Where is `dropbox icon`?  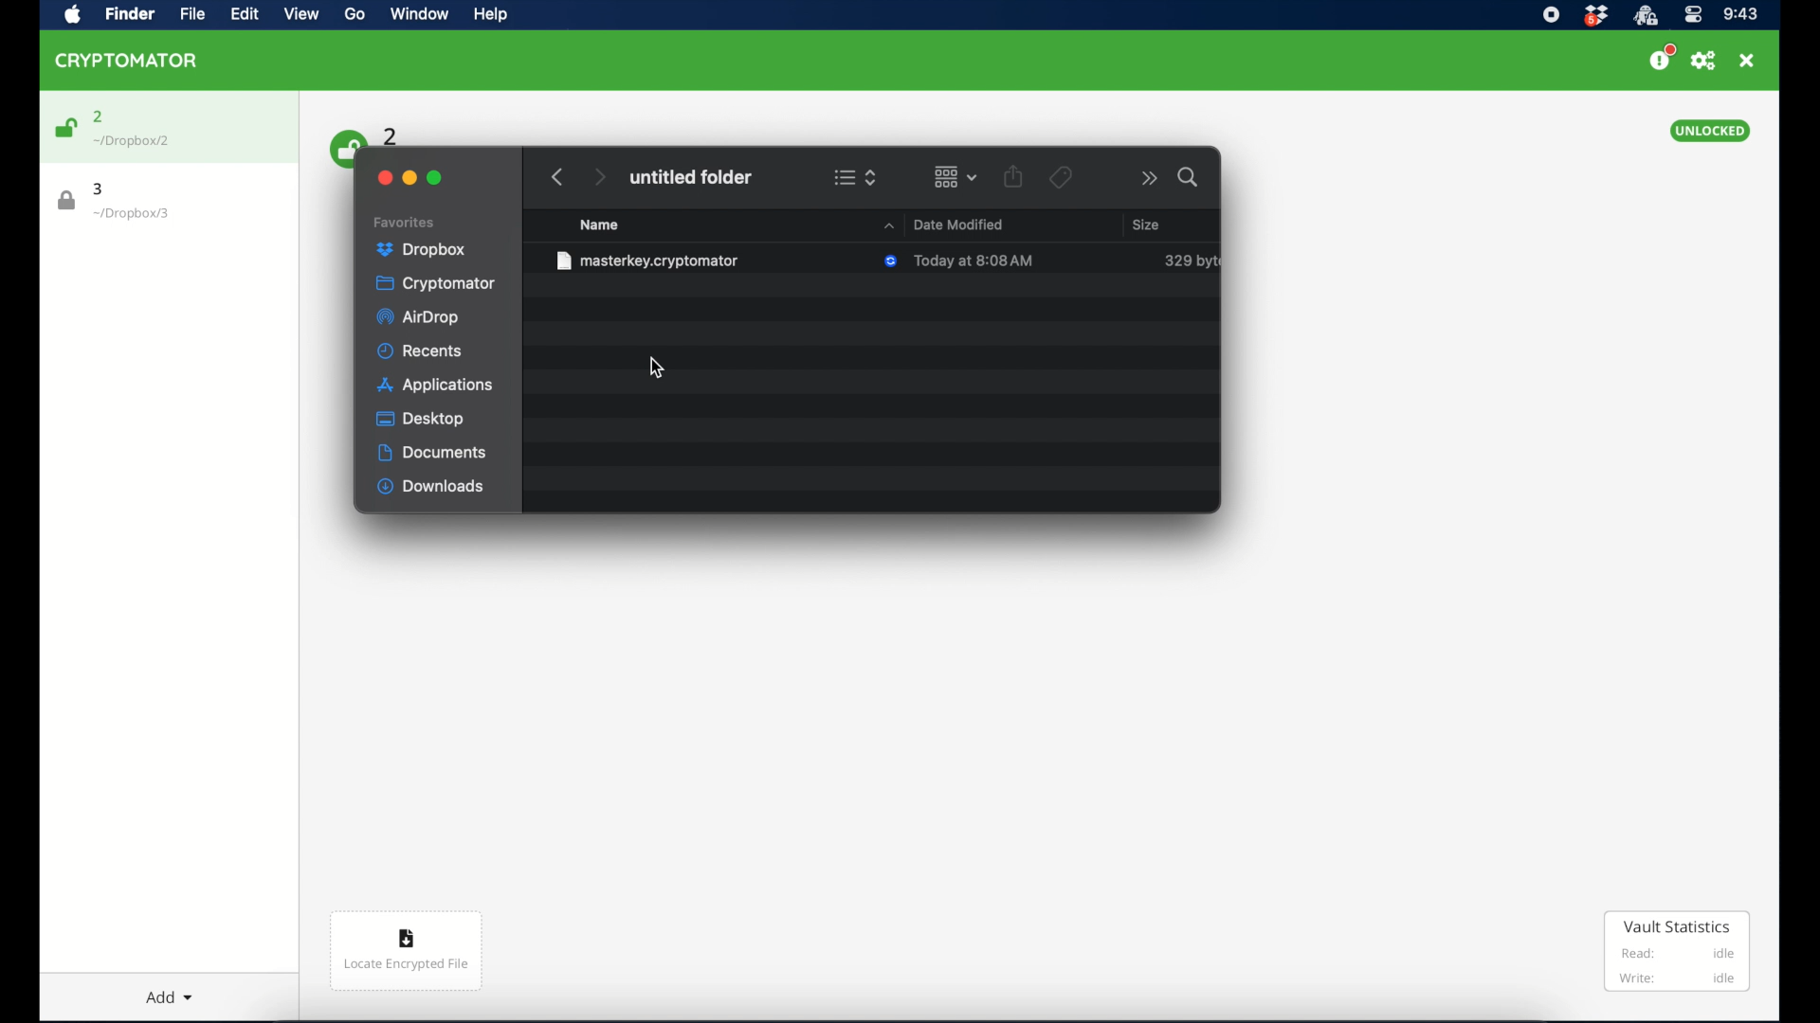
dropbox icon is located at coordinates (1595, 16).